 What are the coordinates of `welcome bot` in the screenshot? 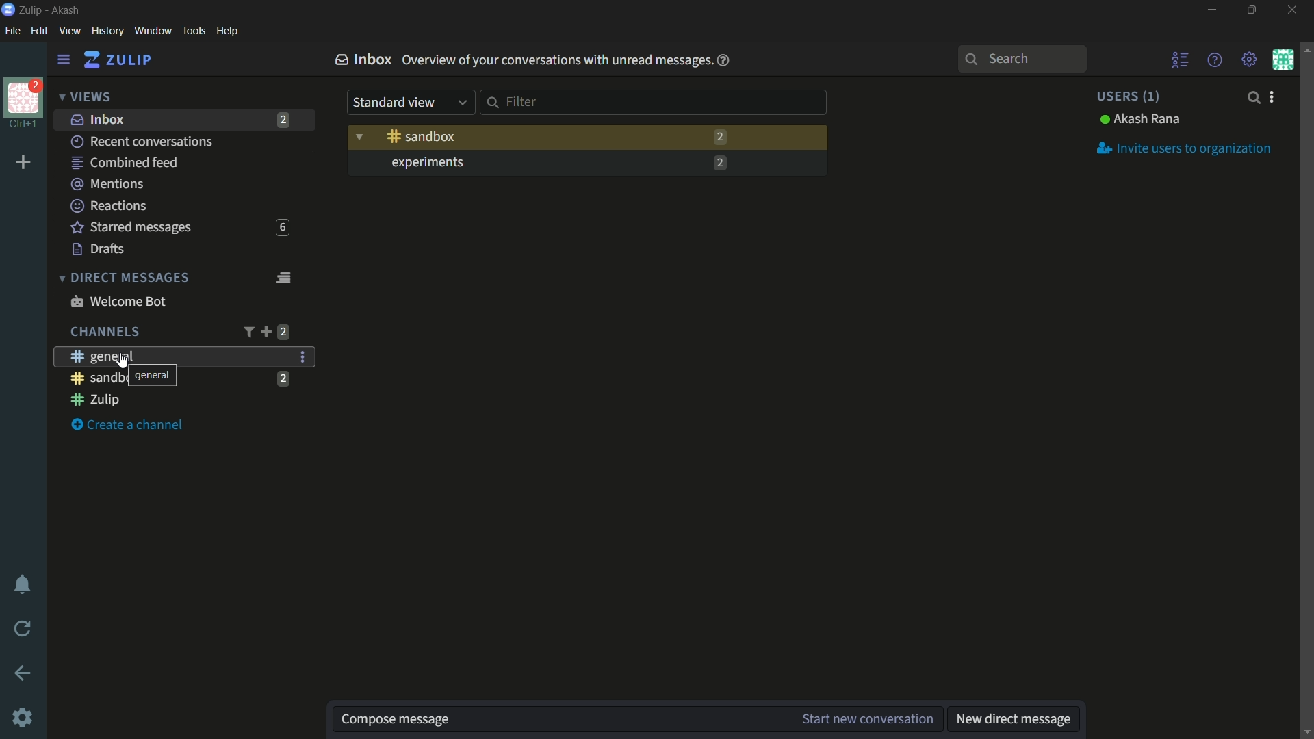 It's located at (118, 301).